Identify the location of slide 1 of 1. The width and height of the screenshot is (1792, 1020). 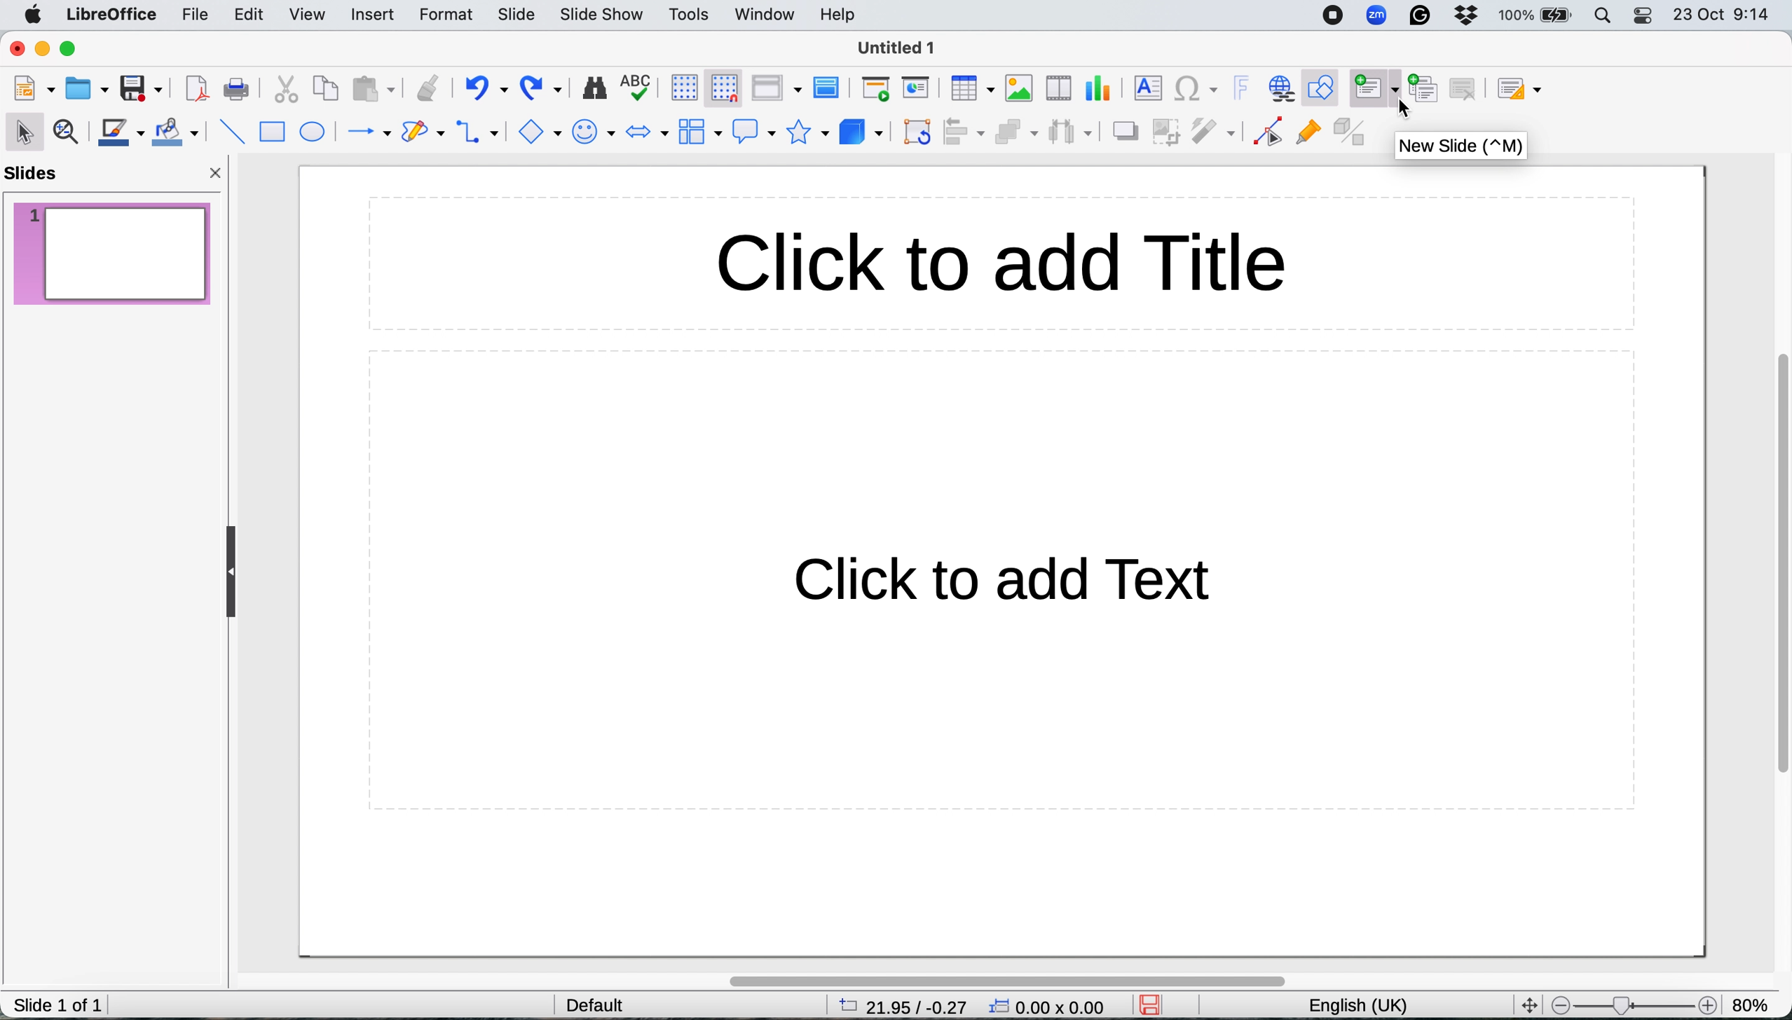
(58, 1005).